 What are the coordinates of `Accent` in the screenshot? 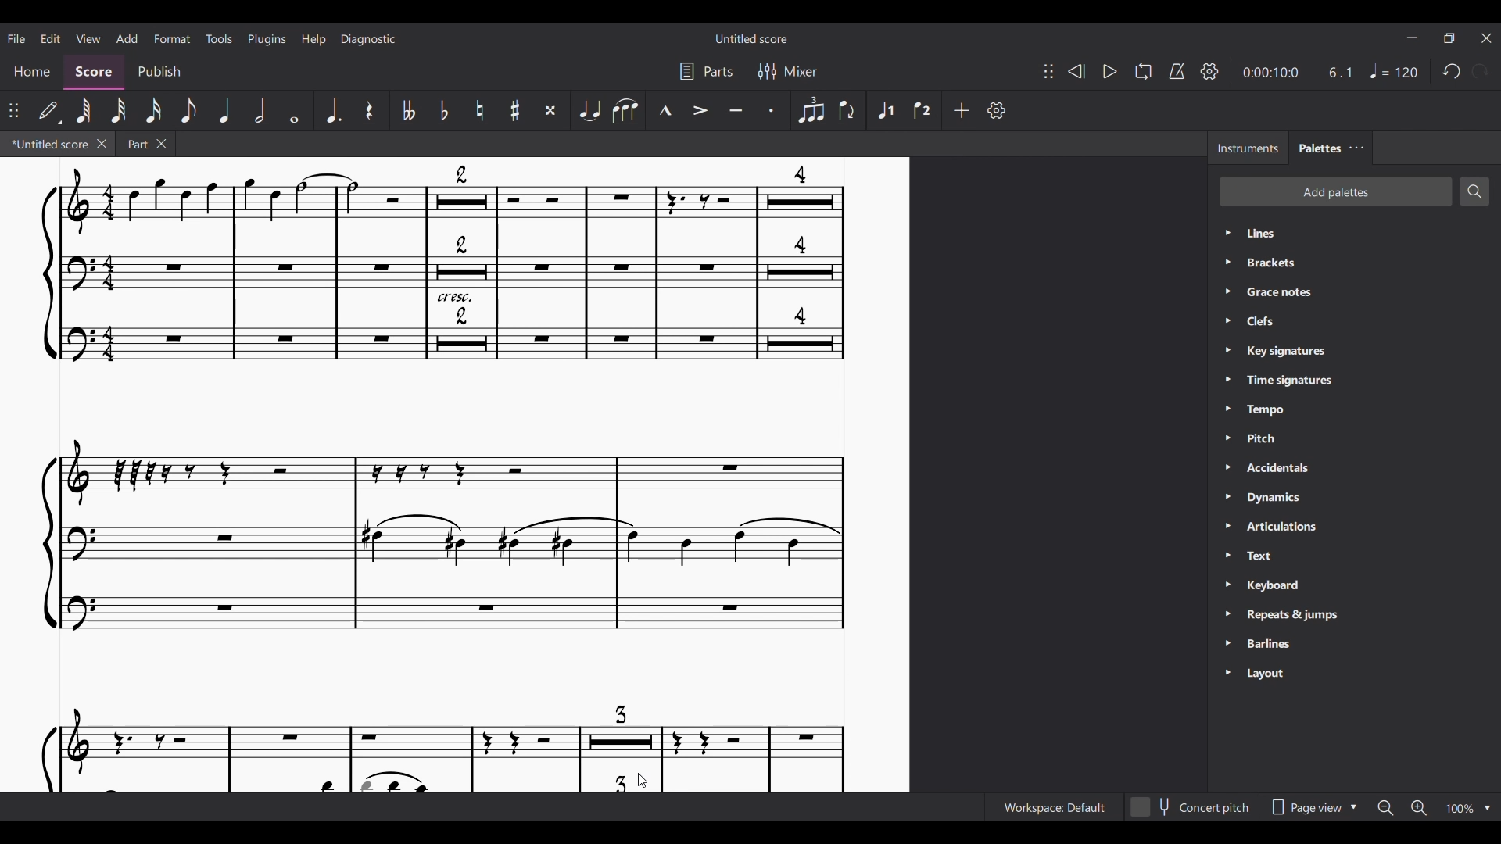 It's located at (700, 111).